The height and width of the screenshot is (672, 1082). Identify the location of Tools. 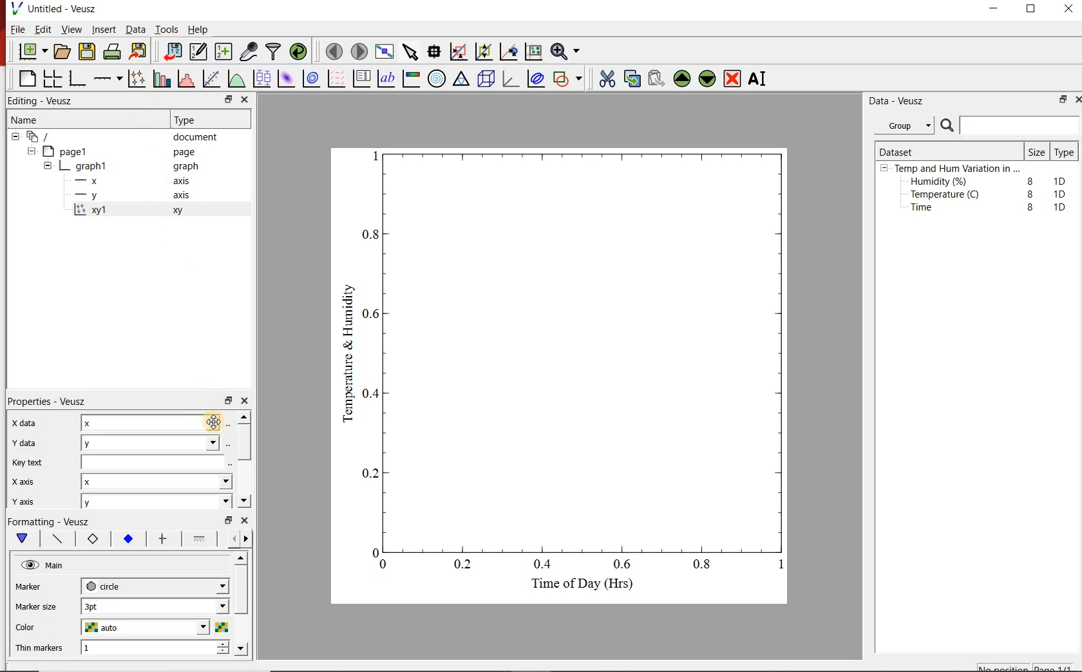
(166, 30).